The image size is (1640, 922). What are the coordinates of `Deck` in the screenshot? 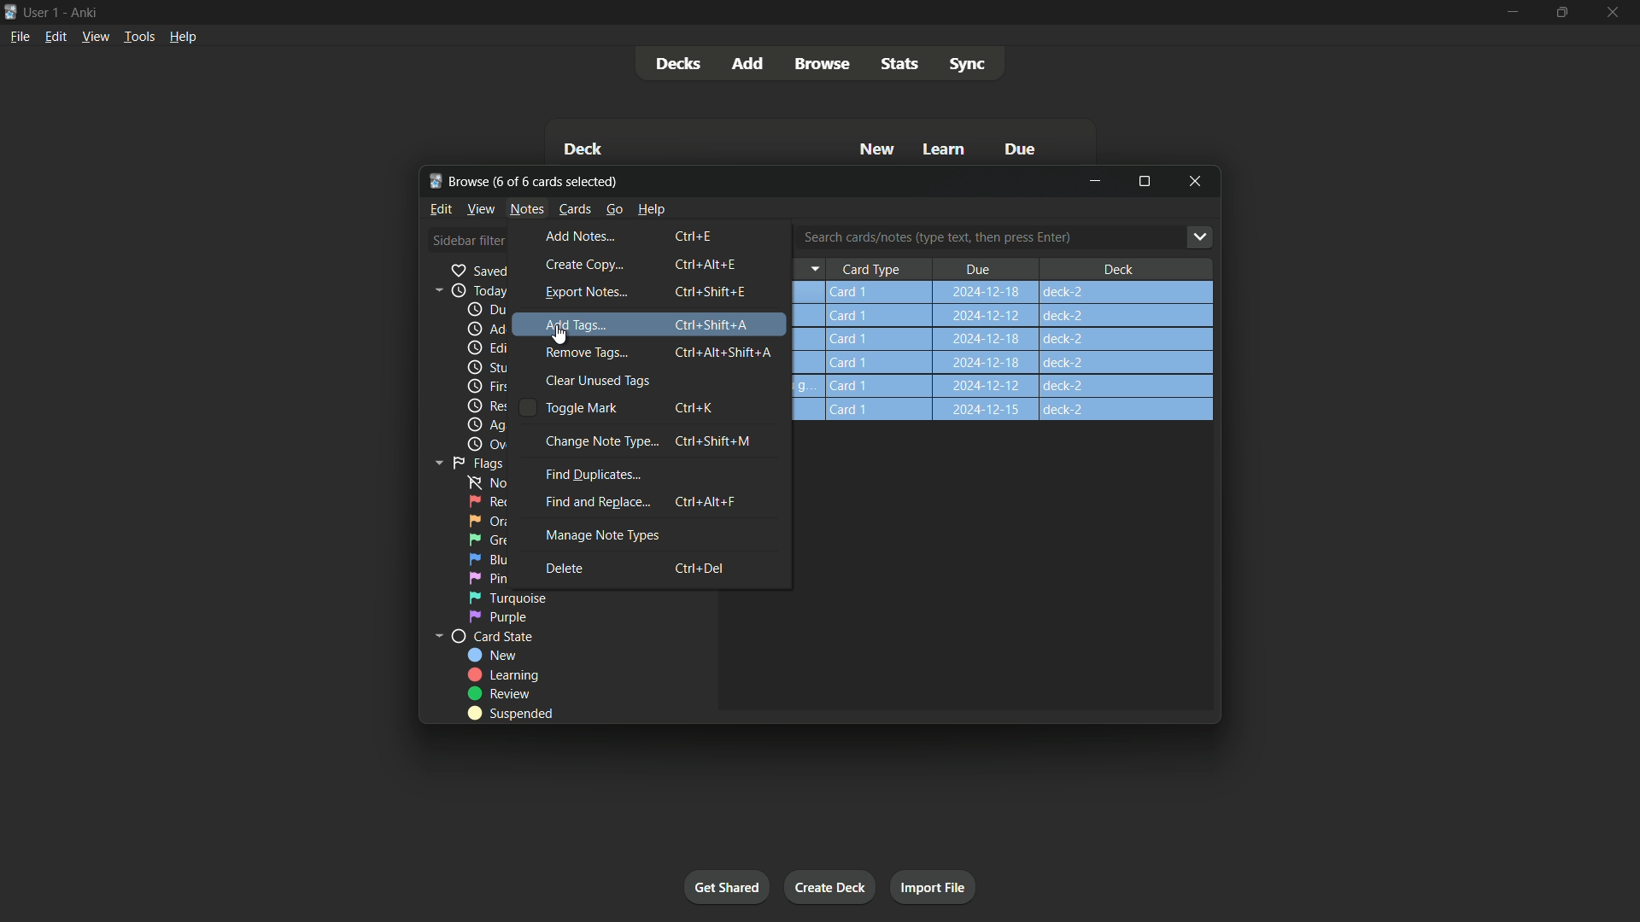 It's located at (585, 149).